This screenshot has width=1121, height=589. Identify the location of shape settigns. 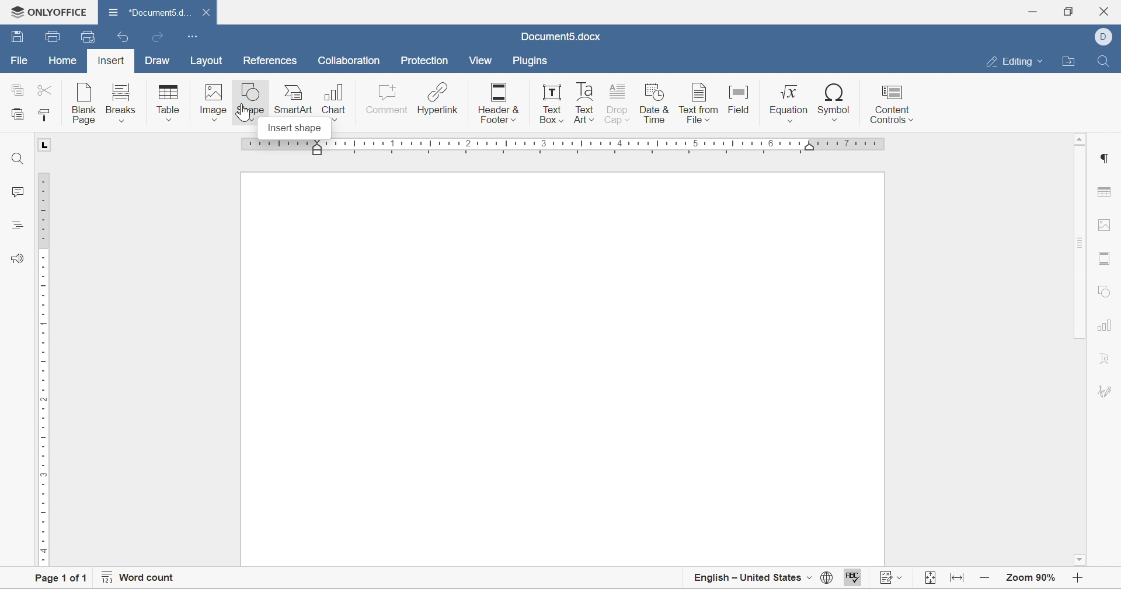
(1105, 289).